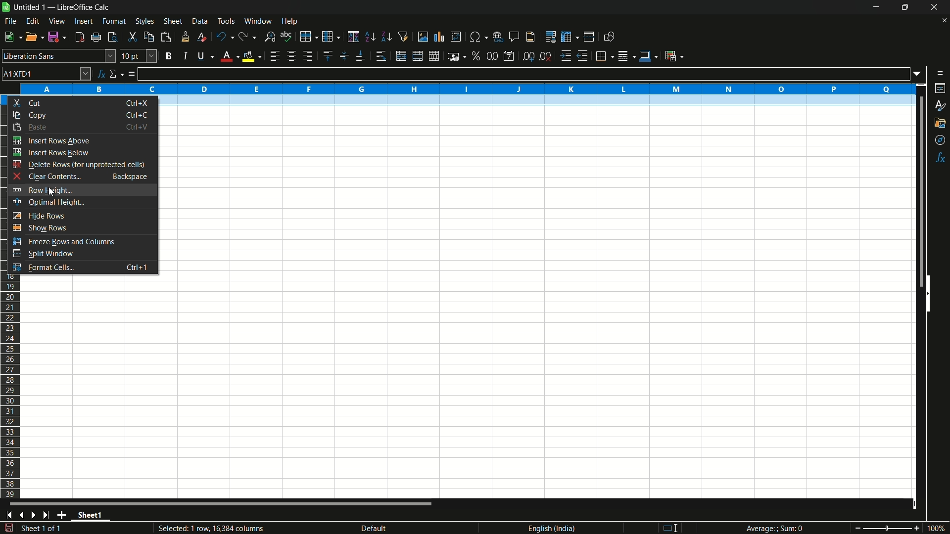  What do you see at coordinates (938, 528) in the screenshot?
I see `current zoom 100%` at bounding box center [938, 528].